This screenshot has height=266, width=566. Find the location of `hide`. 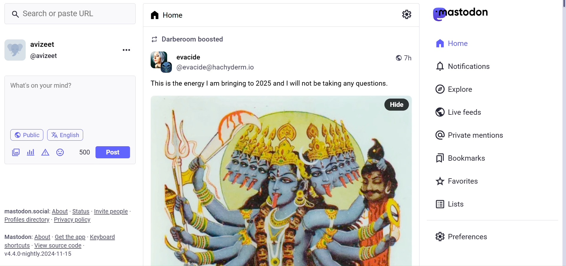

hide is located at coordinates (395, 104).